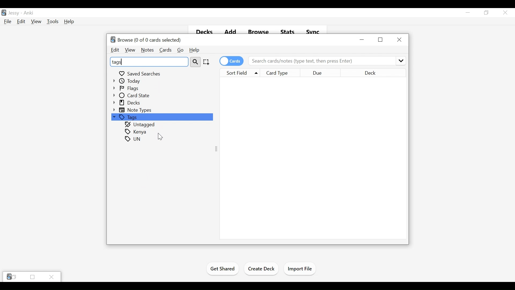 The image size is (515, 290). What do you see at coordinates (4, 13) in the screenshot?
I see `Anki Desktop Icon` at bounding box center [4, 13].